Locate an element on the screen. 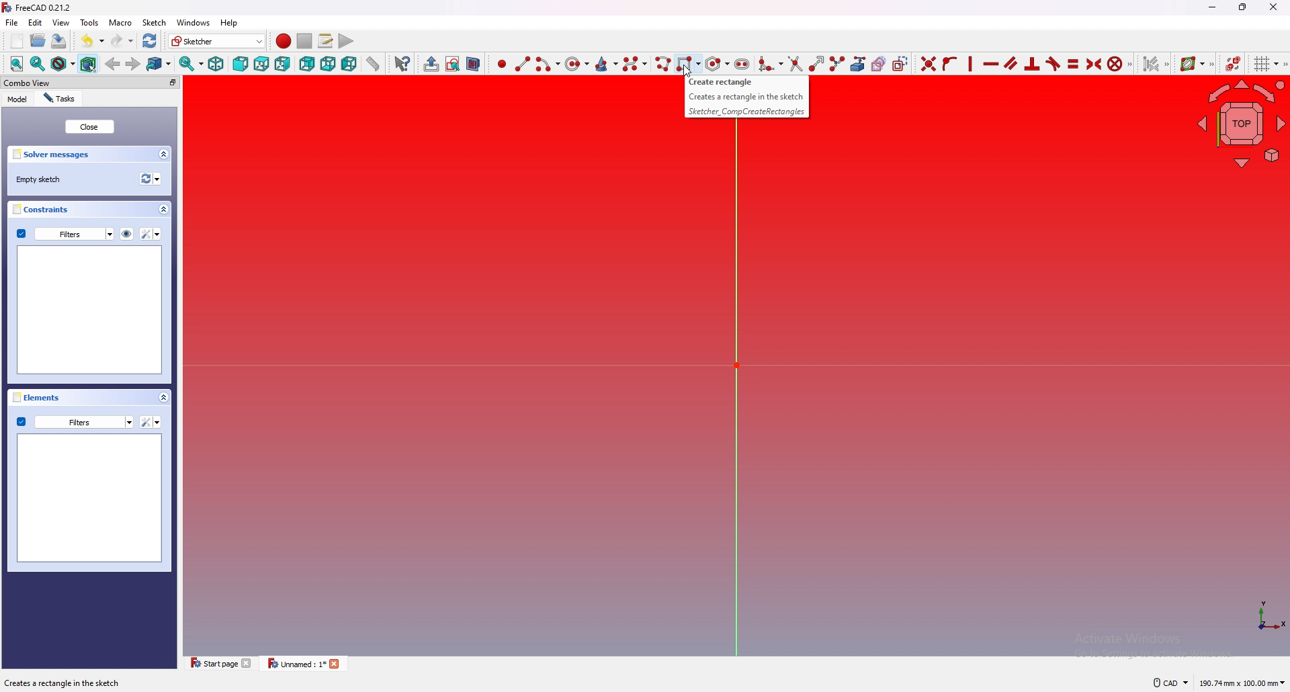 This screenshot has height=692, width=1290. cad navigation is located at coordinates (1171, 683).